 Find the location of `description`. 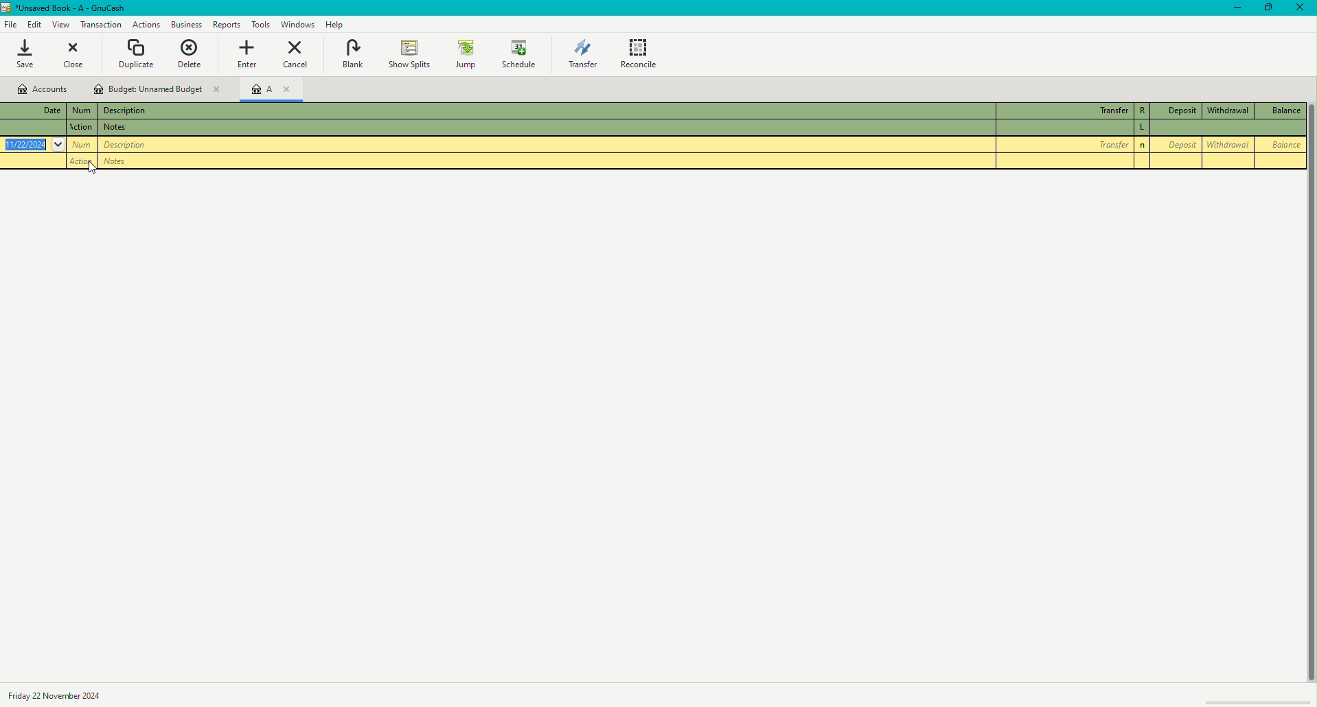

description is located at coordinates (126, 128).